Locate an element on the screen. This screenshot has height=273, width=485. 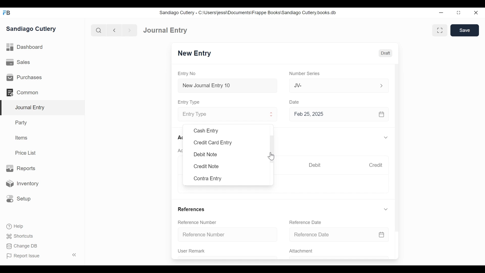
Search is located at coordinates (99, 30).